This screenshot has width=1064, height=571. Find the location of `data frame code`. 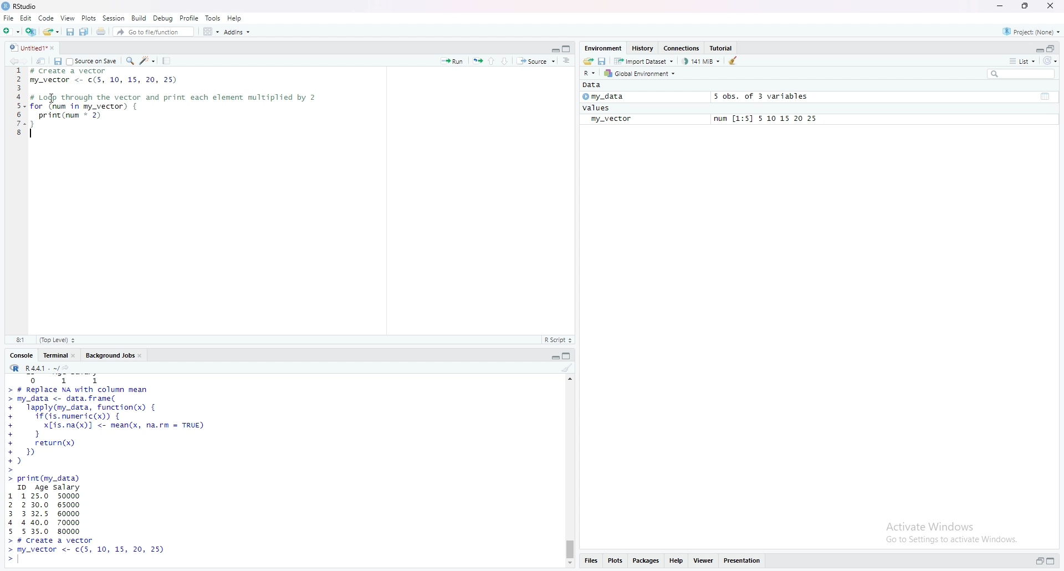

data frame code is located at coordinates (176, 104).